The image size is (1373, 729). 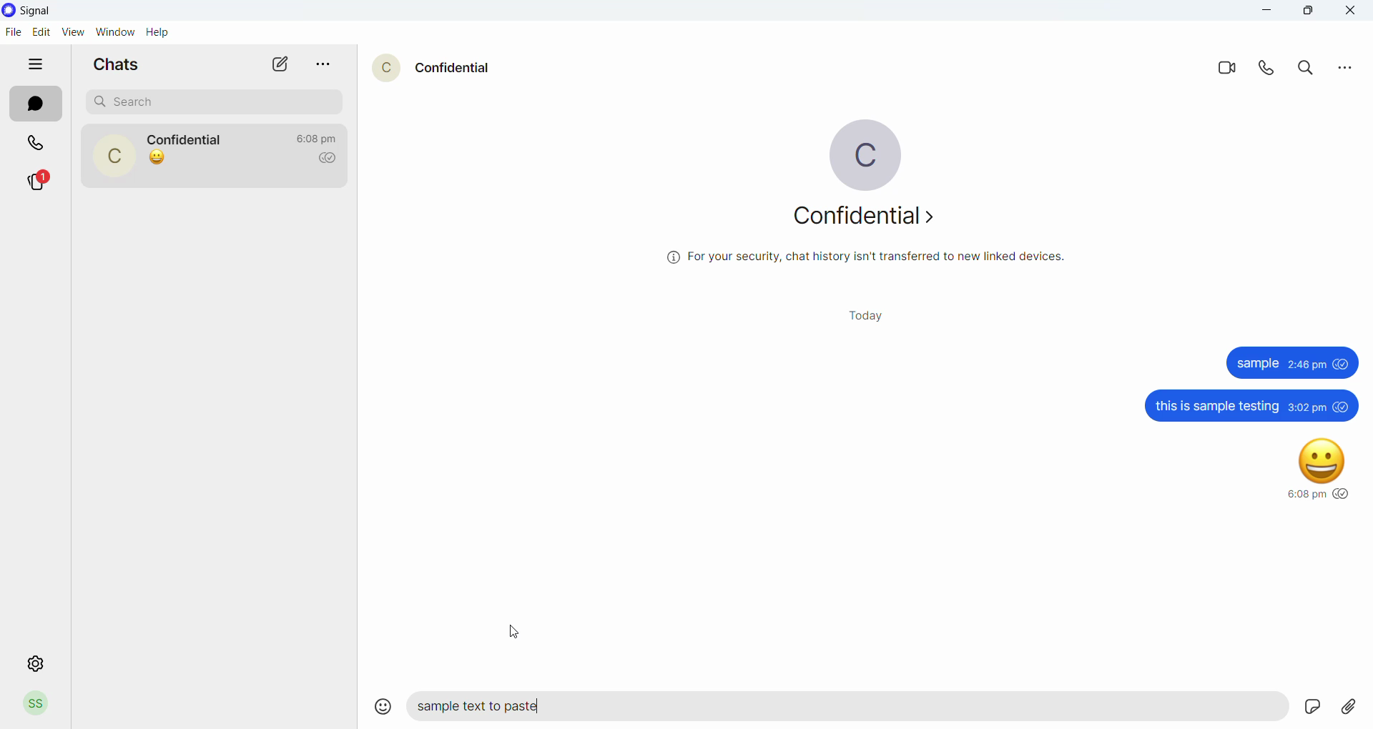 What do you see at coordinates (35, 106) in the screenshot?
I see `chats` at bounding box center [35, 106].